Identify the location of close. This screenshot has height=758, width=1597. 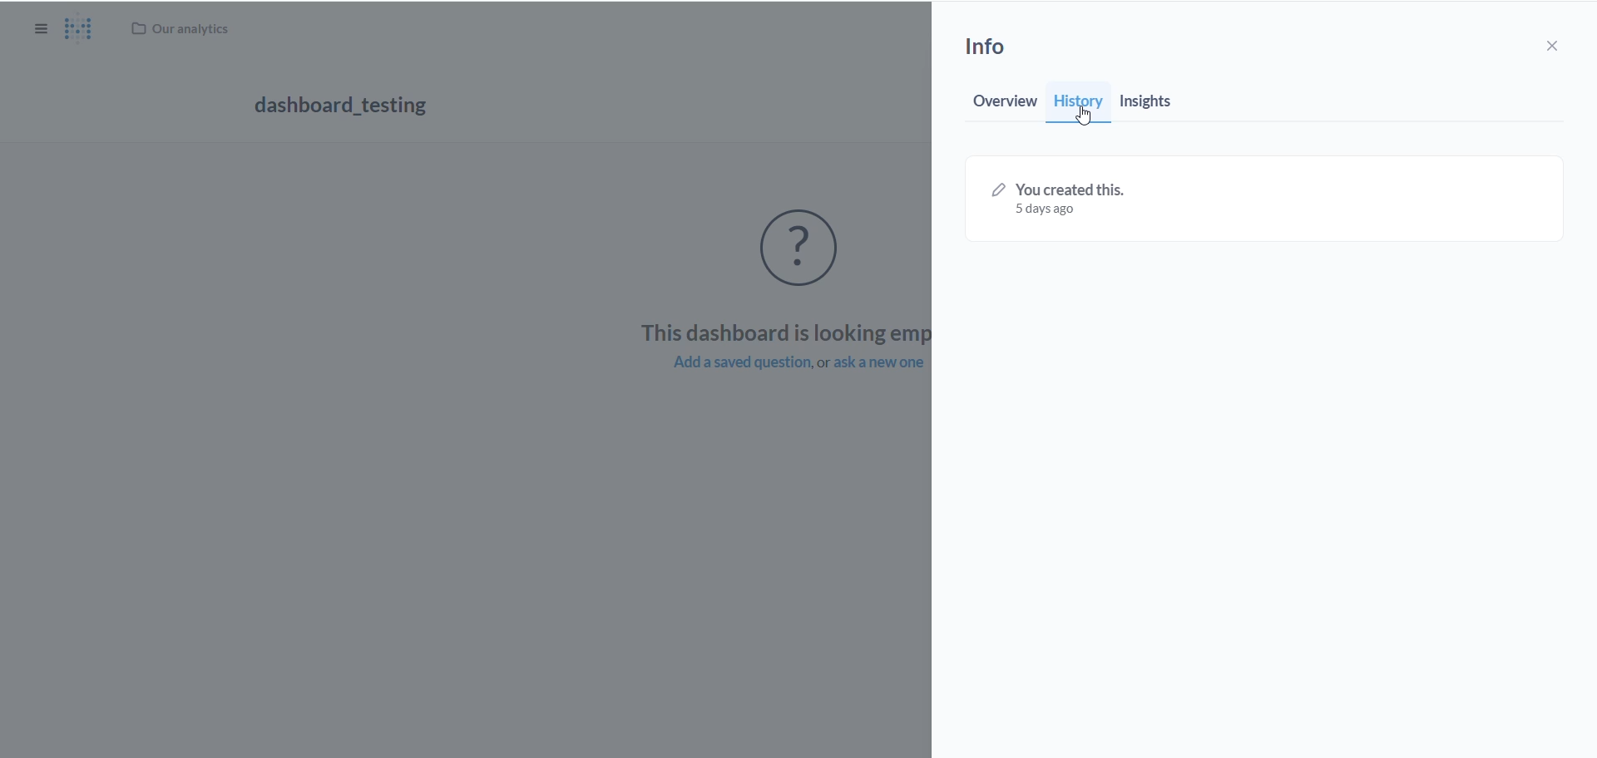
(1560, 46).